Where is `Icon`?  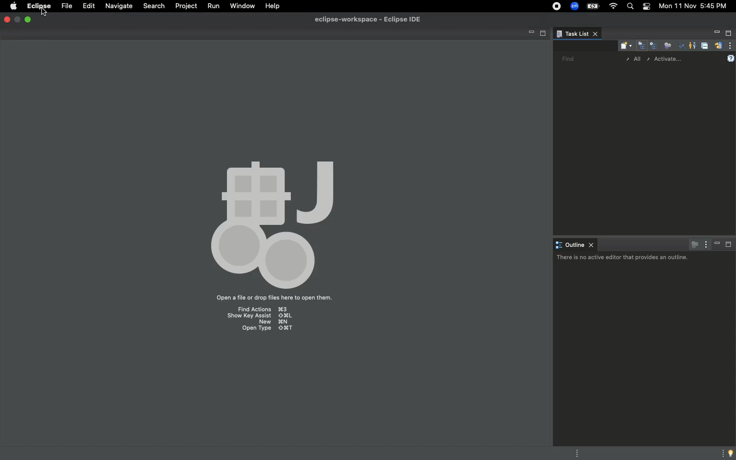
Icon is located at coordinates (272, 219).